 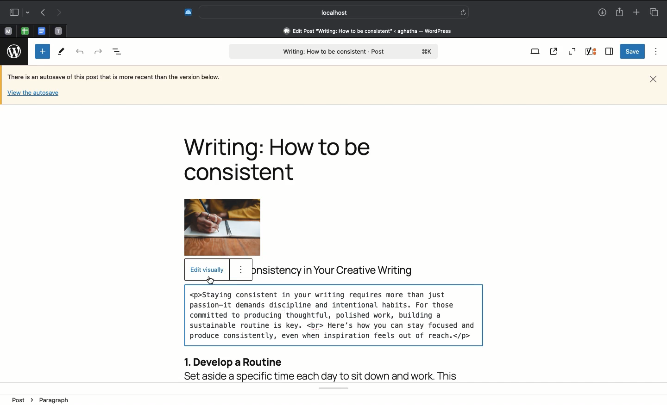 I want to click on Search bar, so click(x=334, y=12).